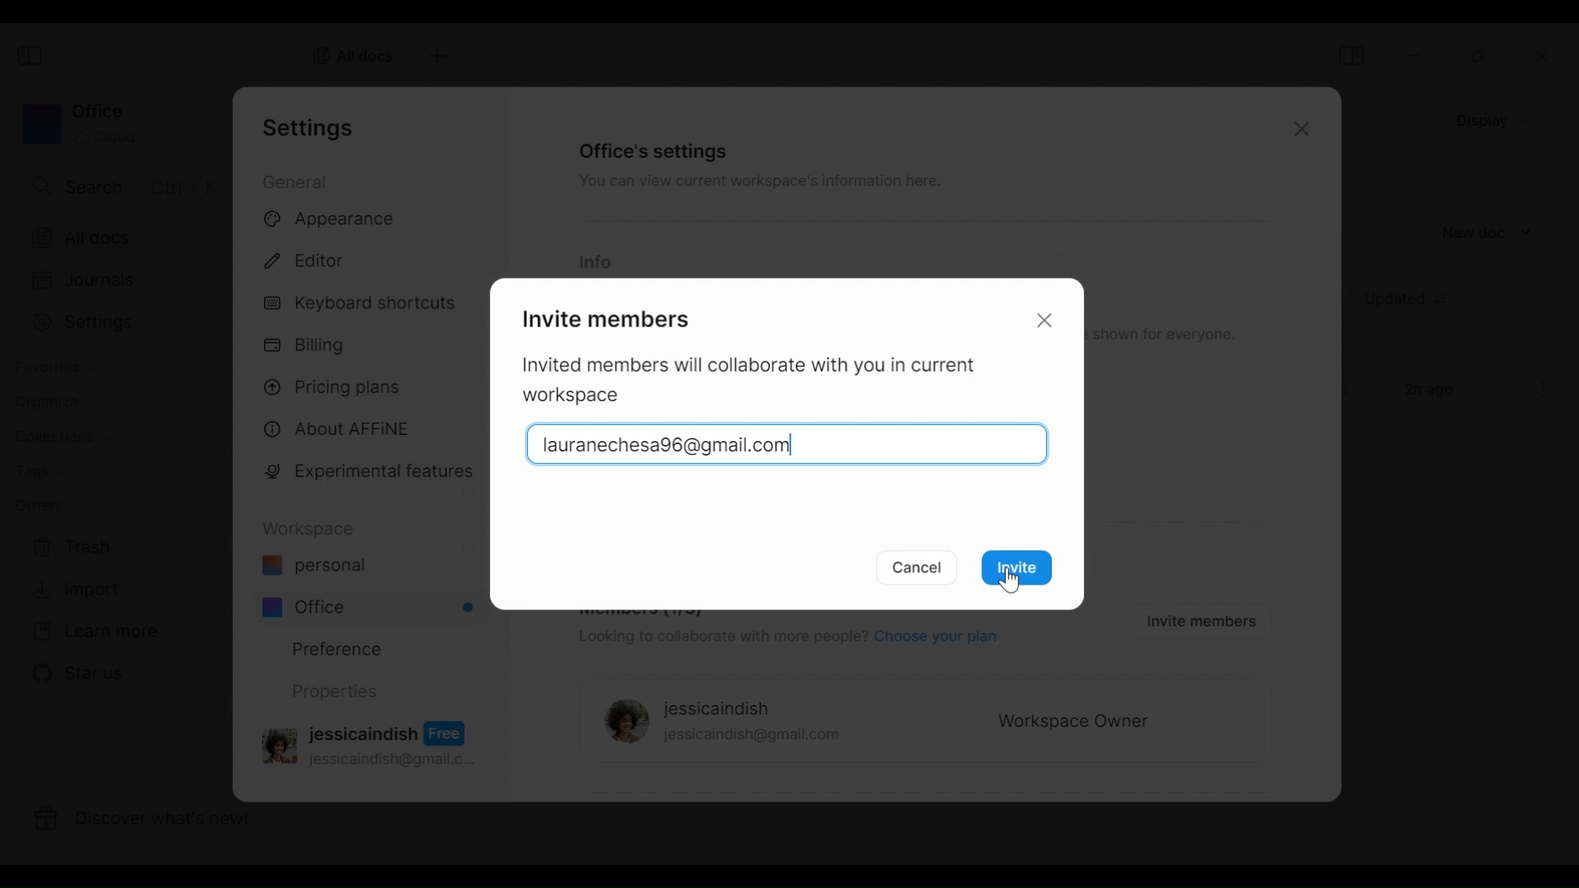  I want to click on Display, so click(1497, 119).